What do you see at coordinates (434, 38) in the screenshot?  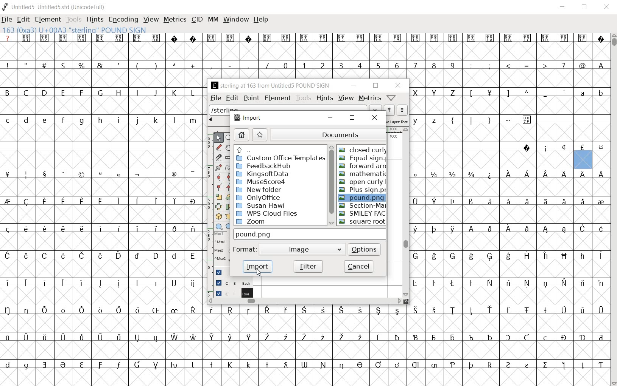 I see `Symbol` at bounding box center [434, 38].